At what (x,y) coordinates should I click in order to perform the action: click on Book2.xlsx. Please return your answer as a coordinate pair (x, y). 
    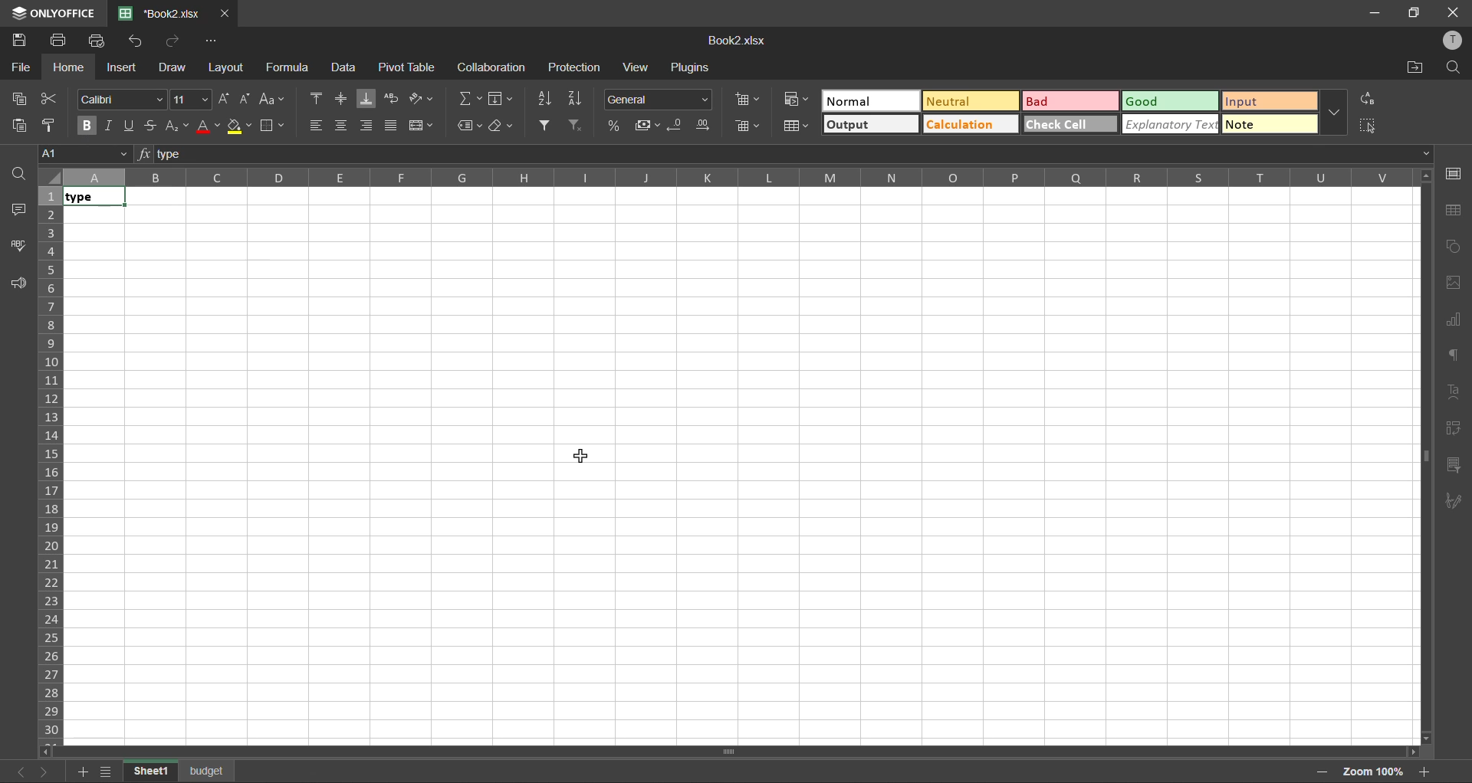
    Looking at the image, I should click on (732, 42).